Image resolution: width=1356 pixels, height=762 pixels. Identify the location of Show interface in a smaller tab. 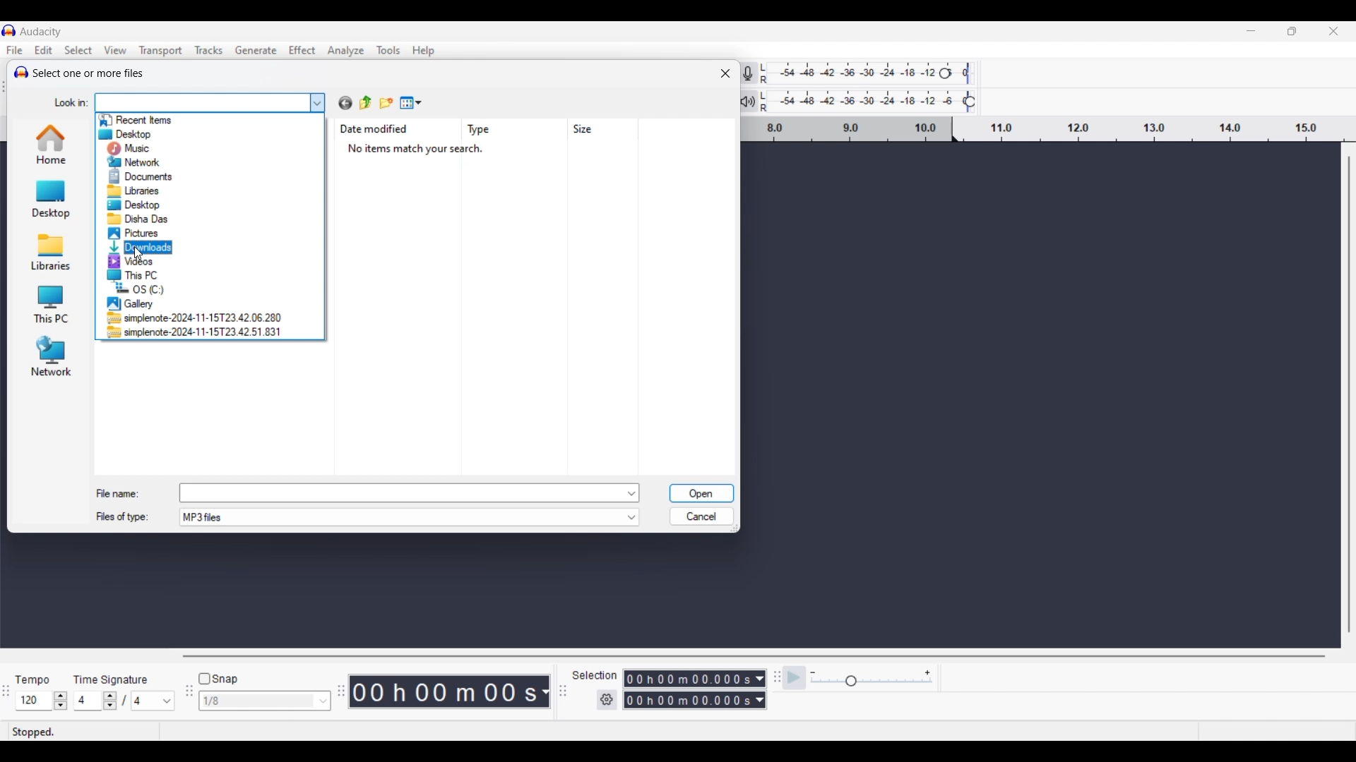
(1292, 31).